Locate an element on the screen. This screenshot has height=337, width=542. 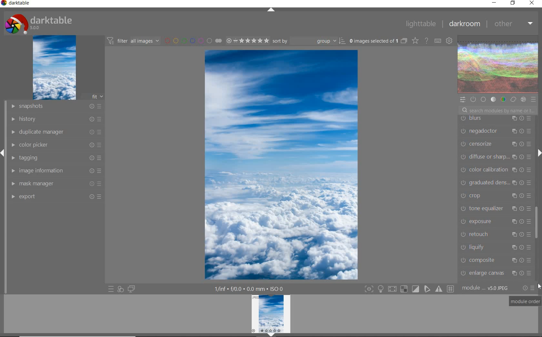
darktable 5.0.0 is located at coordinates (37, 23).